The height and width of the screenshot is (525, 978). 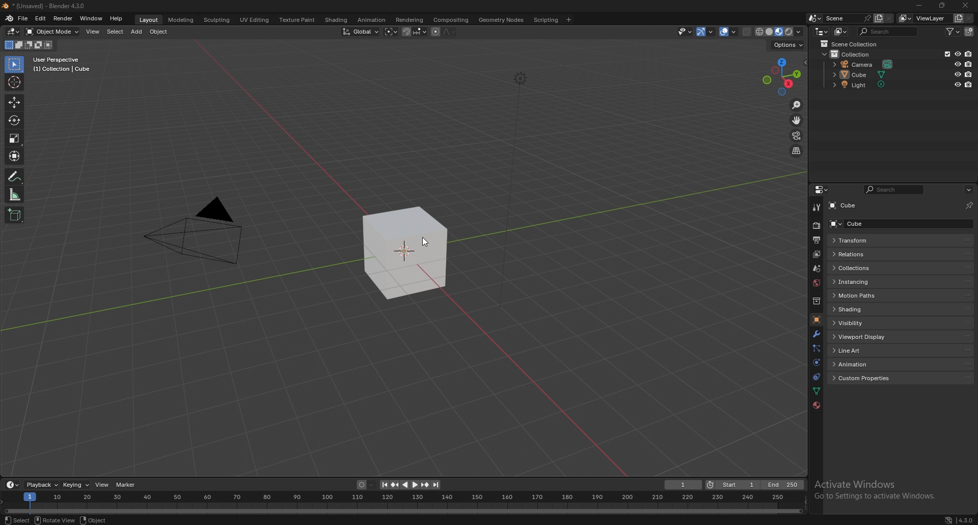 What do you see at coordinates (840, 31) in the screenshot?
I see `display mode` at bounding box center [840, 31].